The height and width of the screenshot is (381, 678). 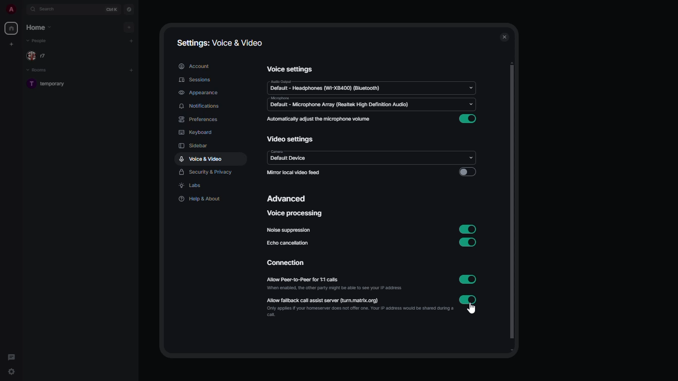 I want to click on camera default, so click(x=290, y=158).